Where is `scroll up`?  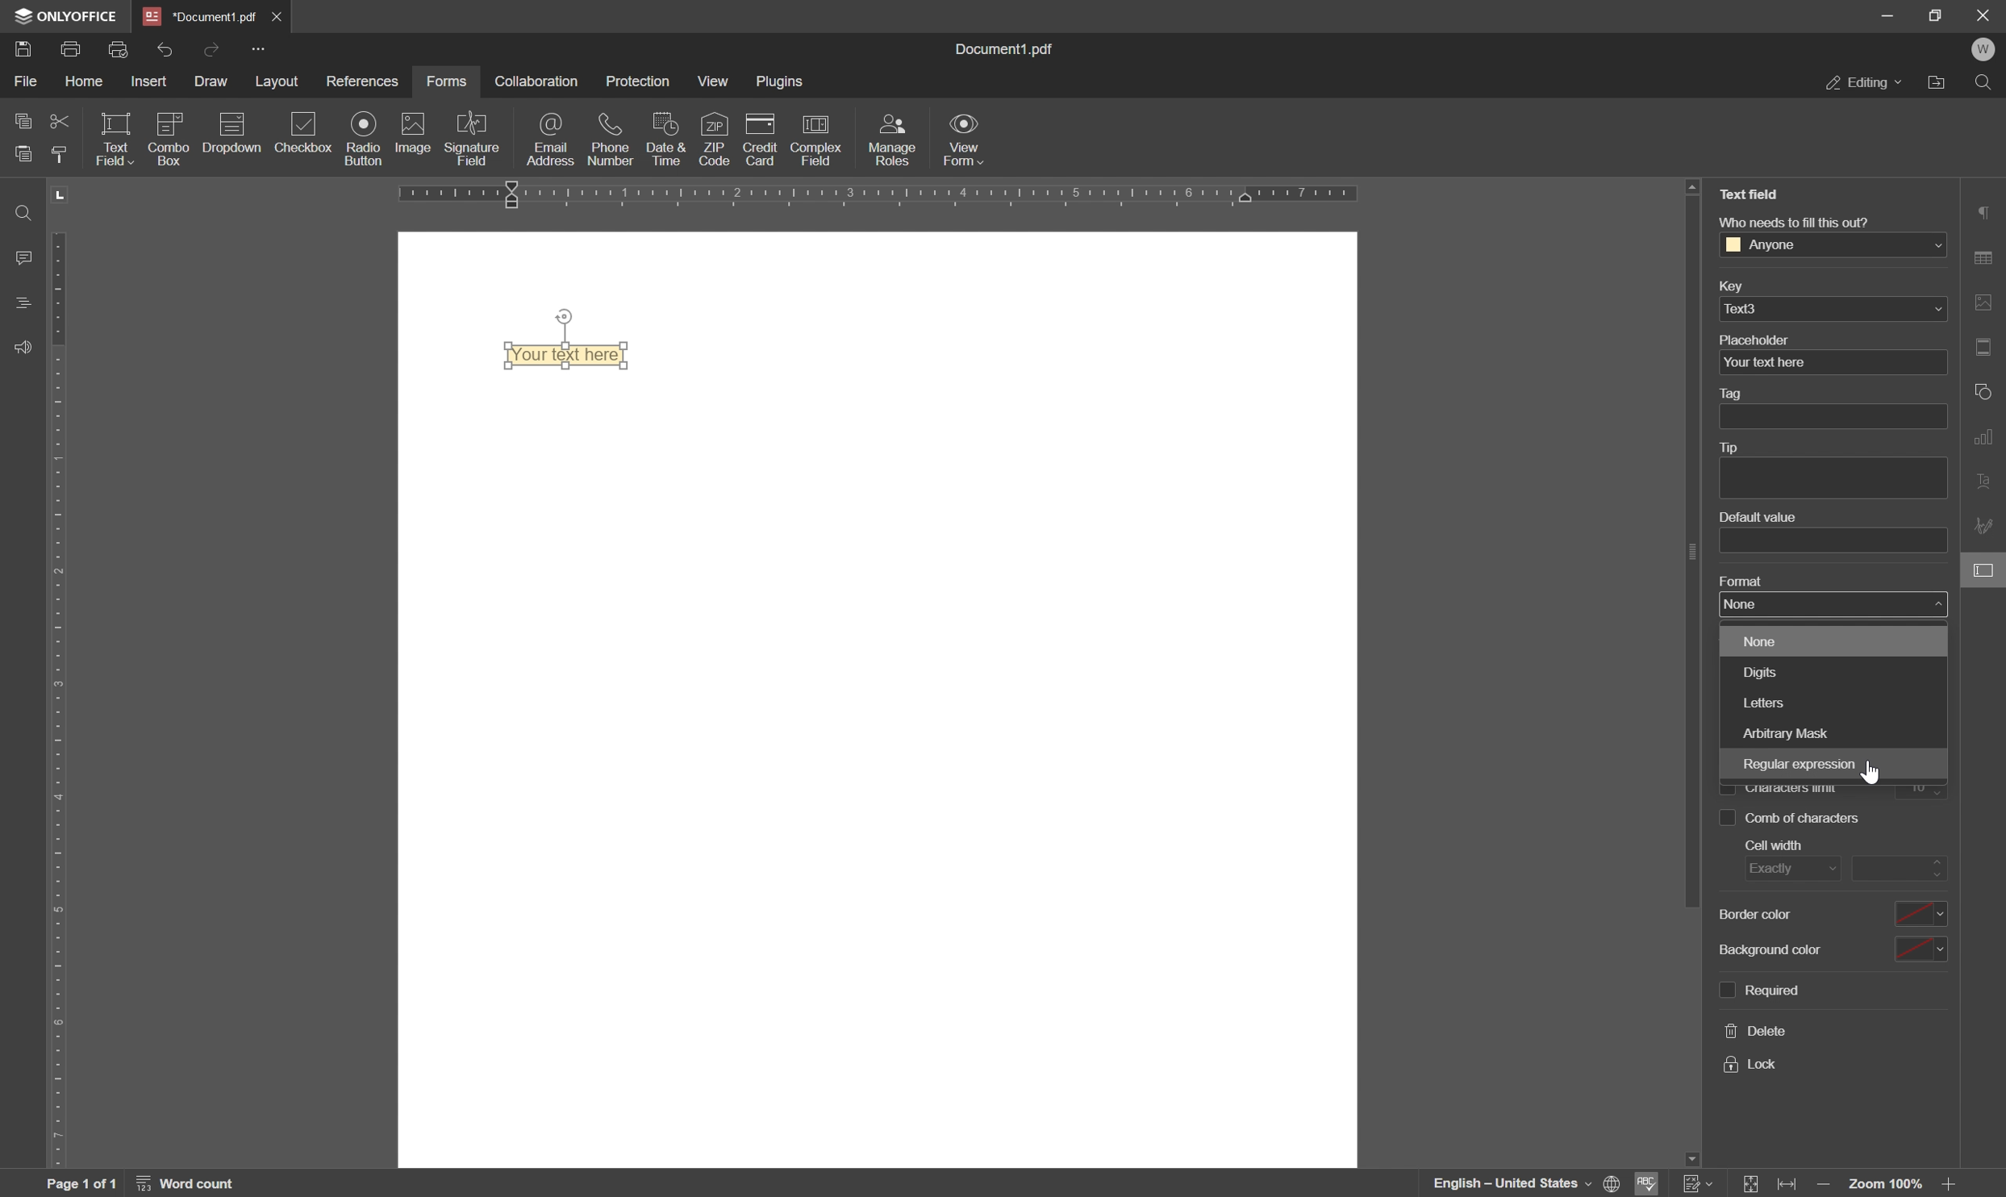 scroll up is located at coordinates (1693, 186).